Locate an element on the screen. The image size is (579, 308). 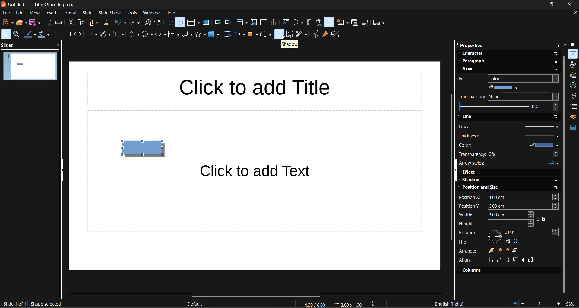
top is located at coordinates (515, 260).